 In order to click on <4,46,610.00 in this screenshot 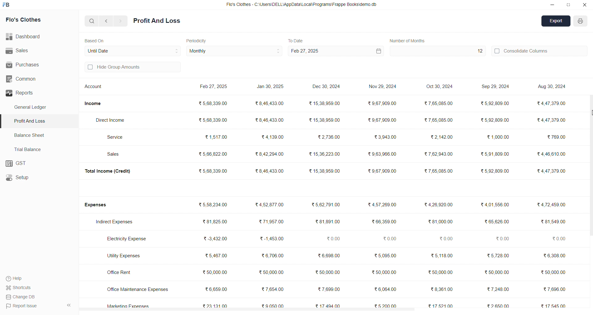, I will do `click(548, 154)`.